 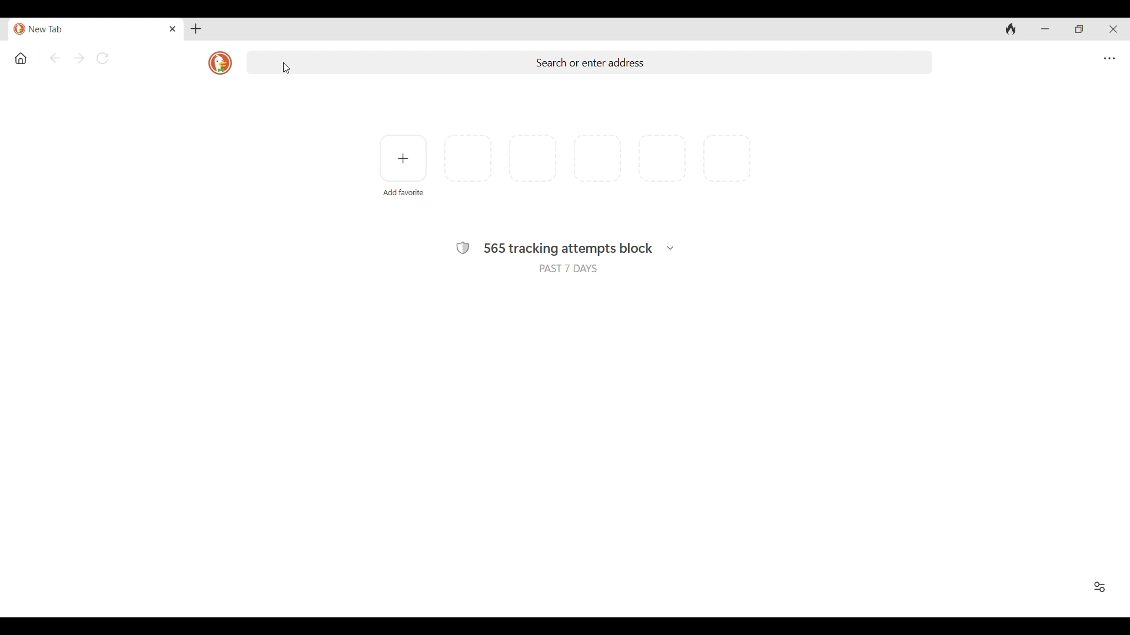 What do you see at coordinates (598, 158) in the screenshot?
I see `Indicates space for more favorites` at bounding box center [598, 158].